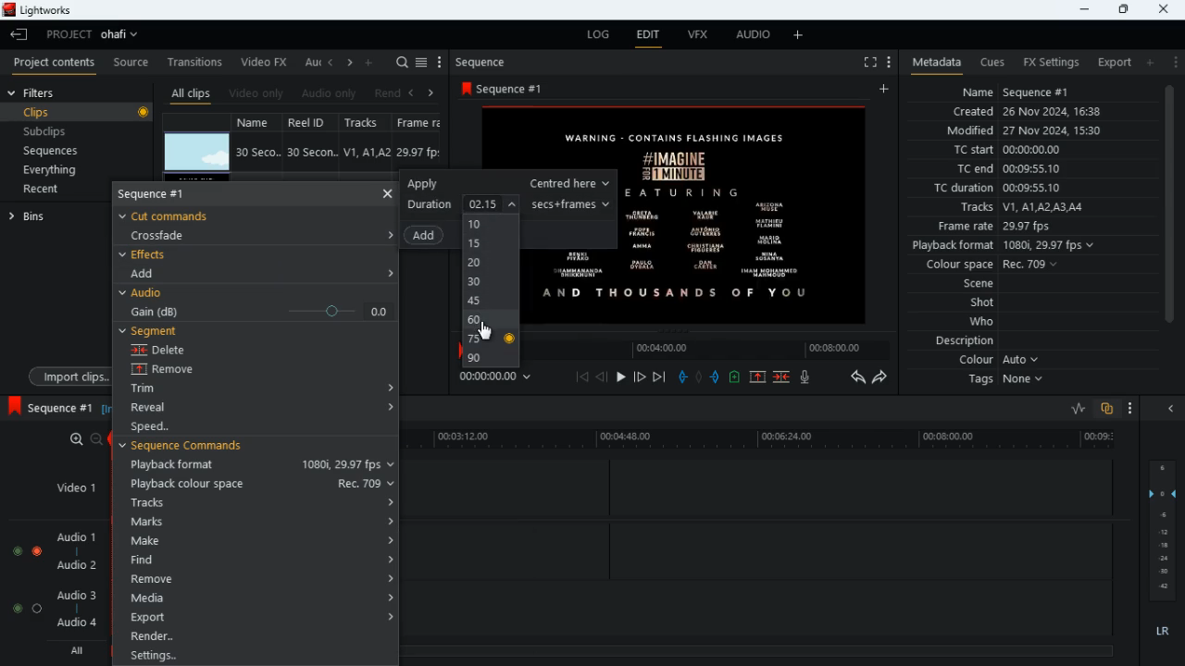 This screenshot has height=666, width=1185. I want to click on toggle, so click(16, 549).